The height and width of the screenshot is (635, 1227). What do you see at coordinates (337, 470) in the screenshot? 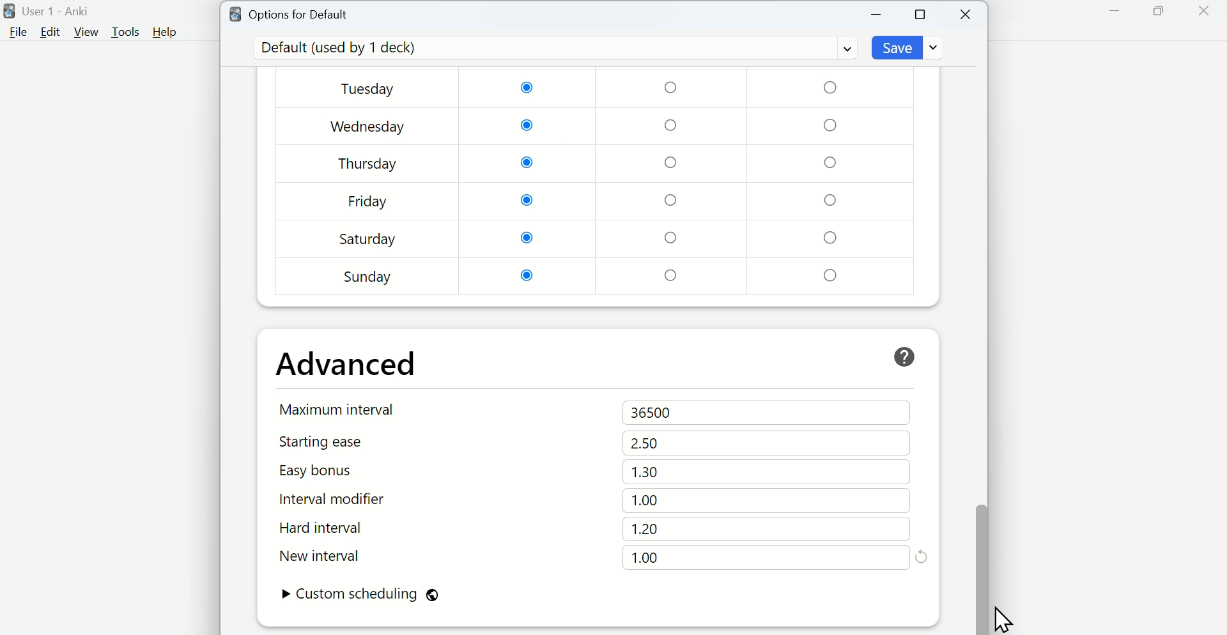
I see `Easy bonus` at bounding box center [337, 470].